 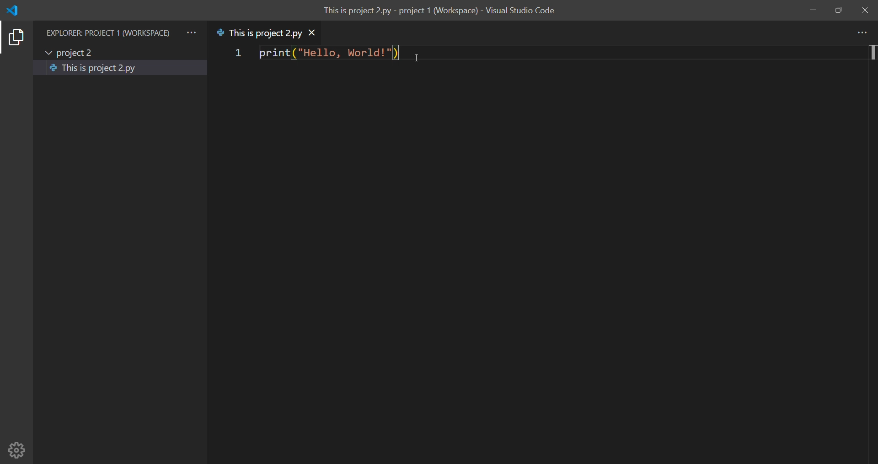 I want to click on project 2, so click(x=72, y=51).